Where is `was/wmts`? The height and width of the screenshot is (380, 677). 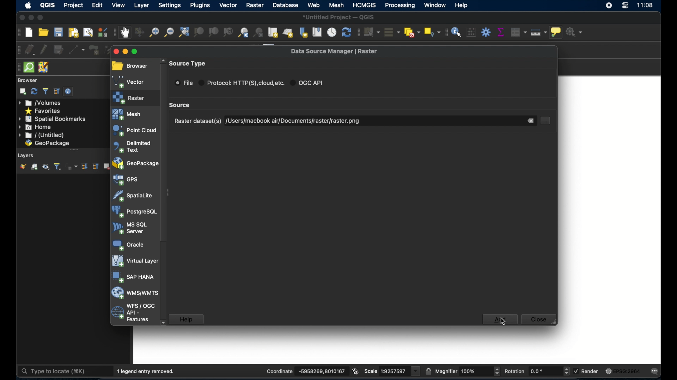
was/wmts is located at coordinates (136, 293).